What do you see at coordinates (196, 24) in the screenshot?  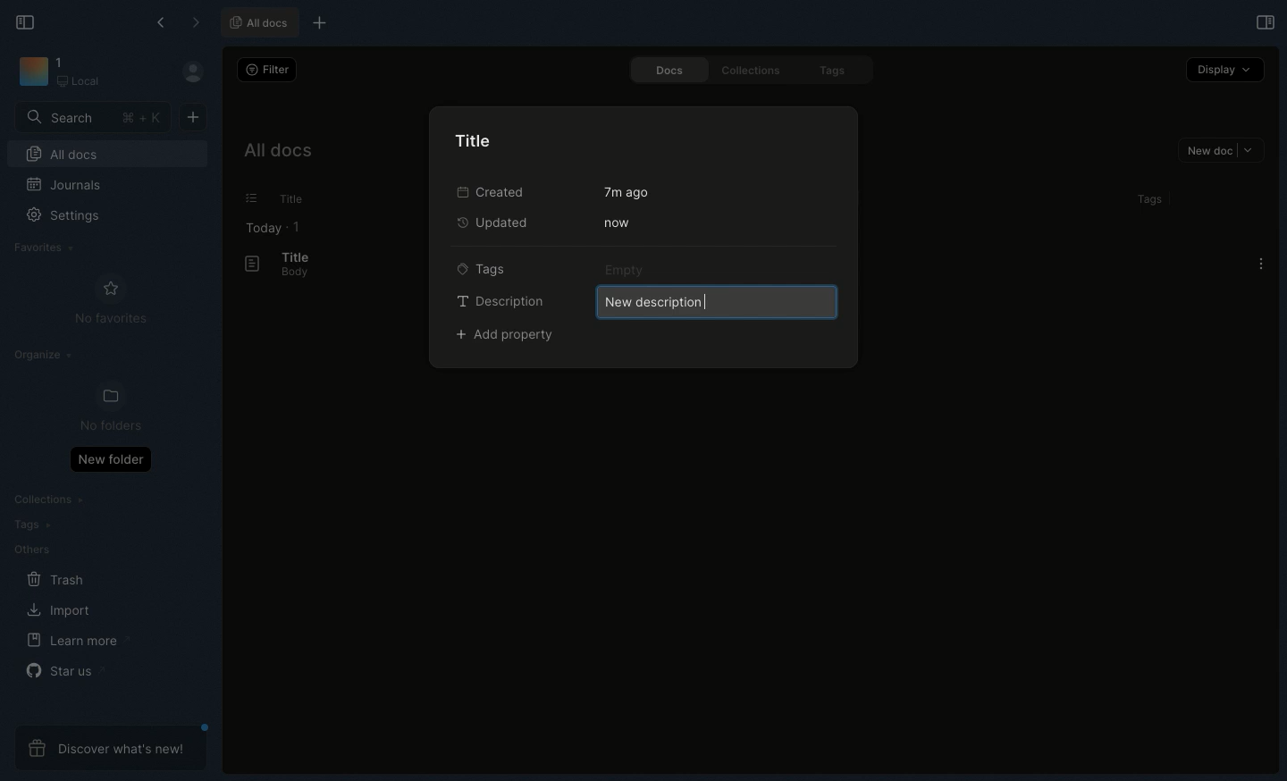 I see `Forward` at bounding box center [196, 24].